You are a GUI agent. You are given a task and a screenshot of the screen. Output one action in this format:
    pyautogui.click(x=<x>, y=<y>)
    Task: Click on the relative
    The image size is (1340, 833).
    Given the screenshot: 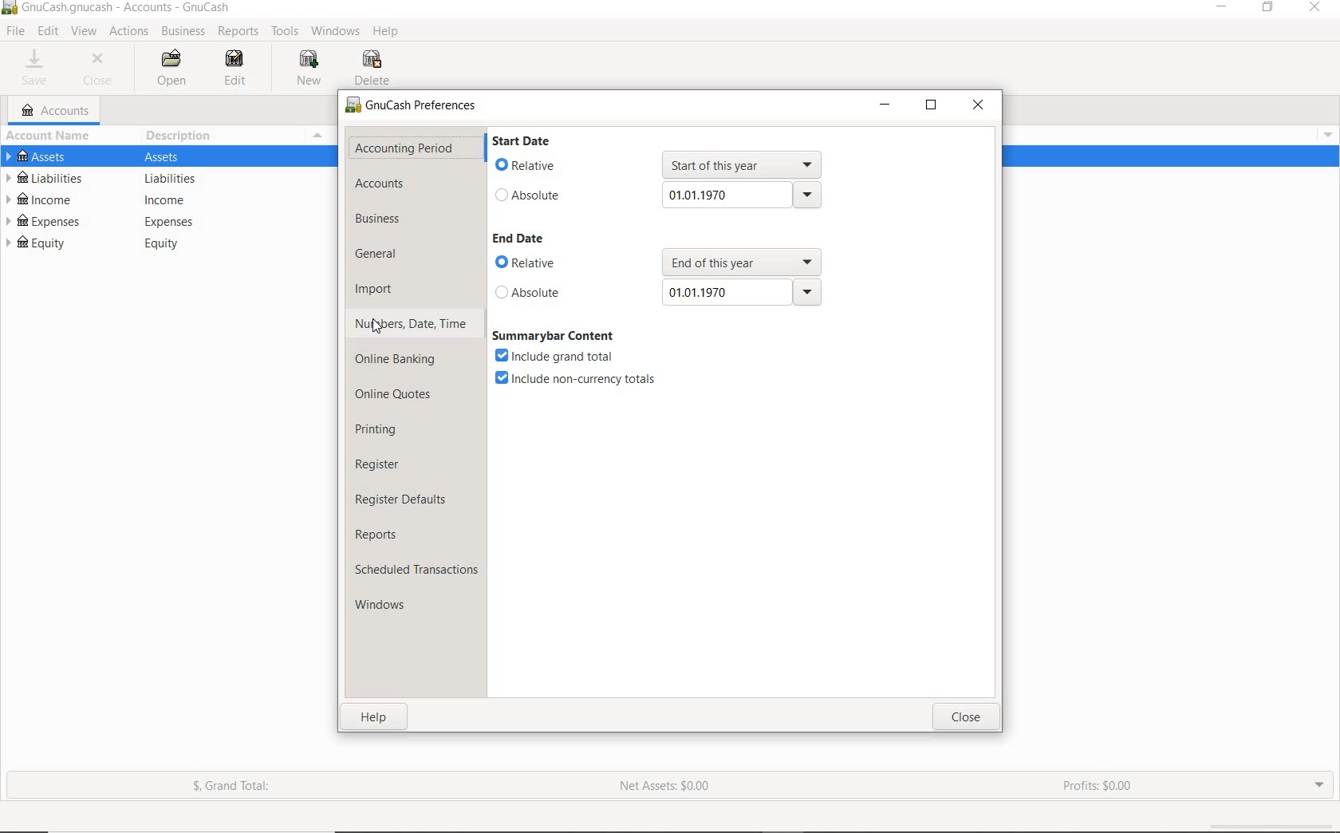 What is the action you would take?
    pyautogui.click(x=526, y=263)
    